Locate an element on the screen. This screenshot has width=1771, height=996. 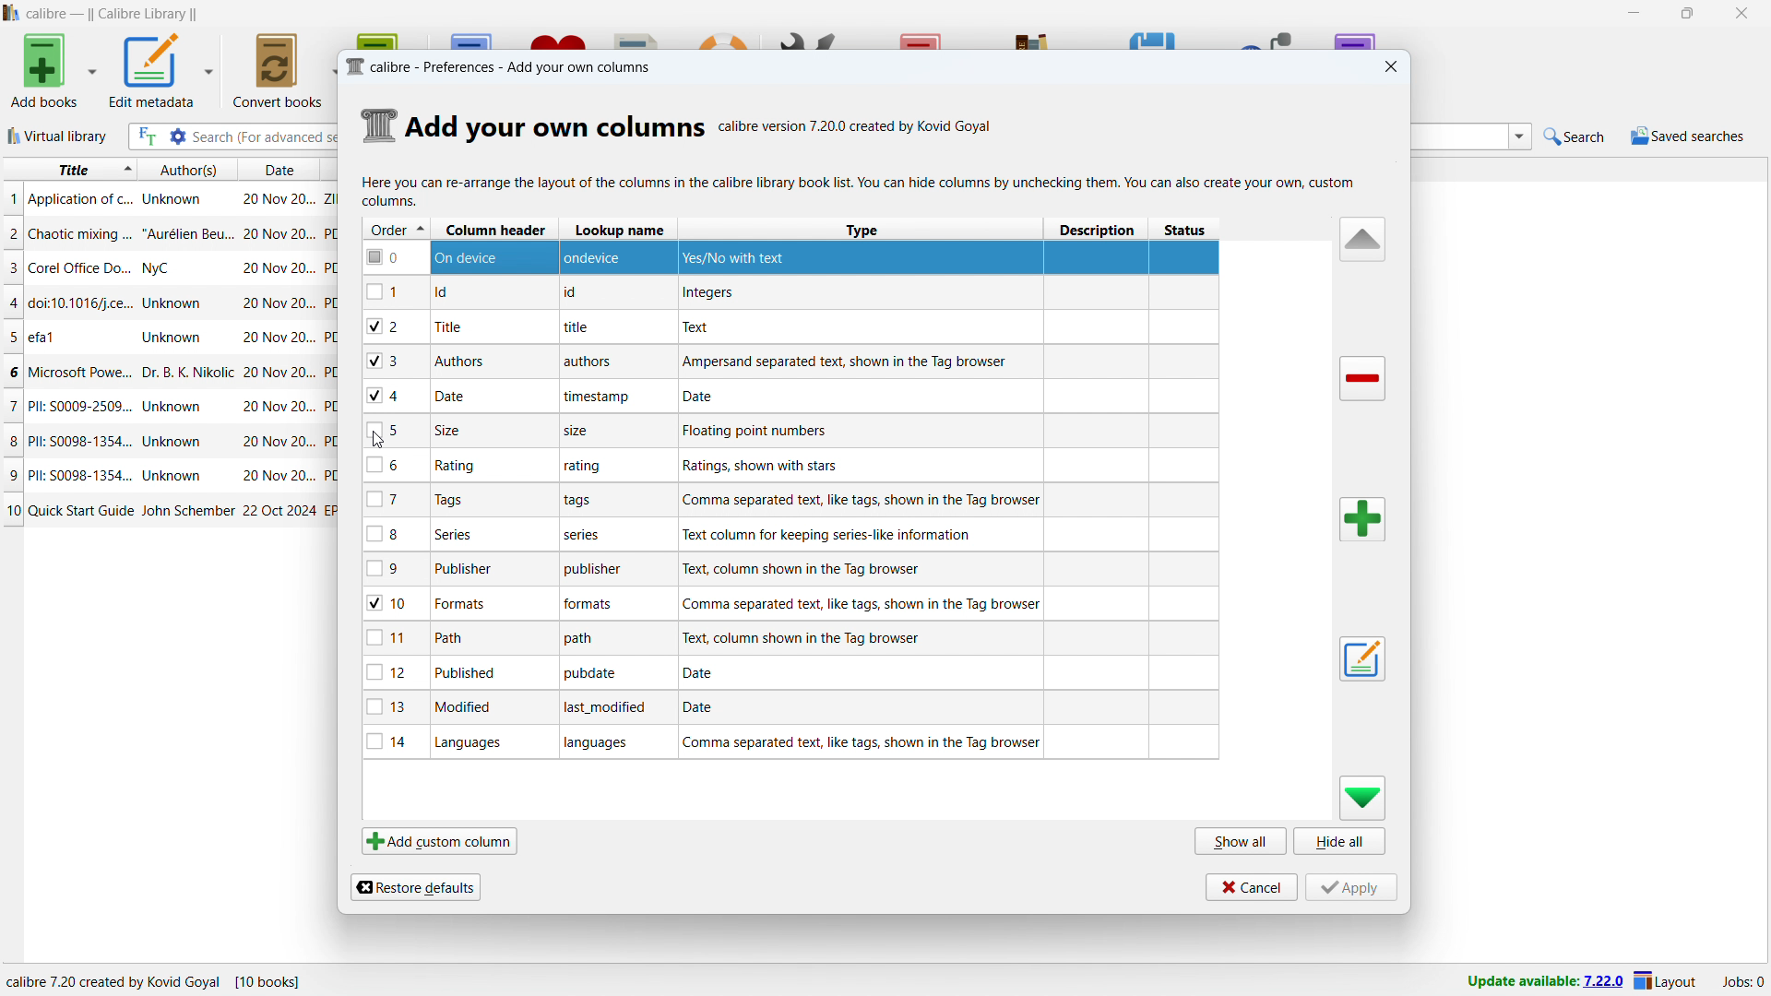
authors is located at coordinates (592, 363).